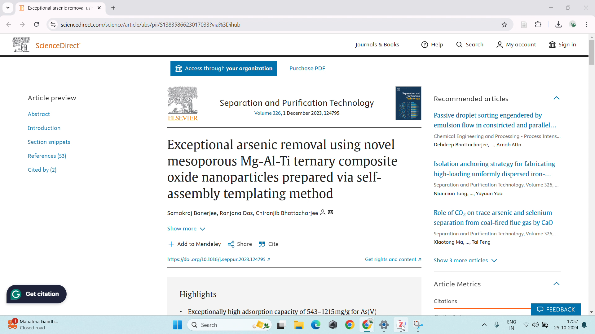 The width and height of the screenshot is (595, 334). I want to click on Cited by (2), so click(43, 171).